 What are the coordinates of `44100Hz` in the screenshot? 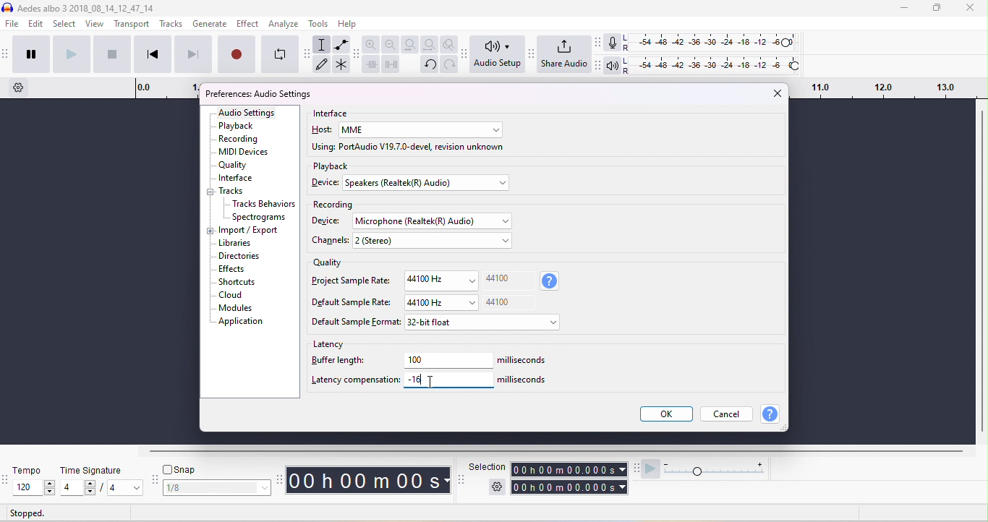 It's located at (440, 281).